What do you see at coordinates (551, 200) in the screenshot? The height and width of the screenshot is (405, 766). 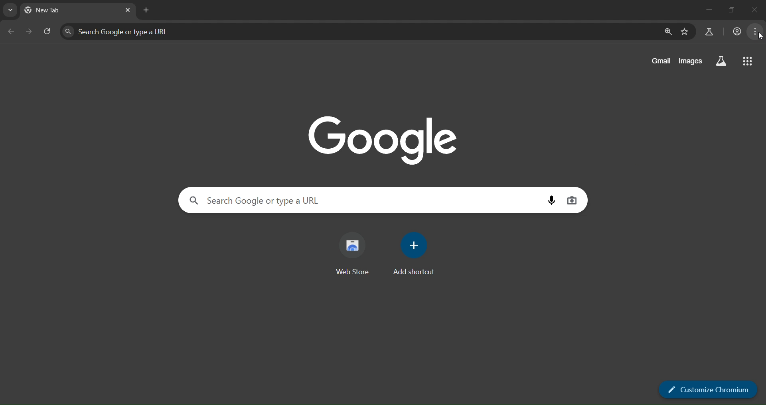 I see `voice search` at bounding box center [551, 200].